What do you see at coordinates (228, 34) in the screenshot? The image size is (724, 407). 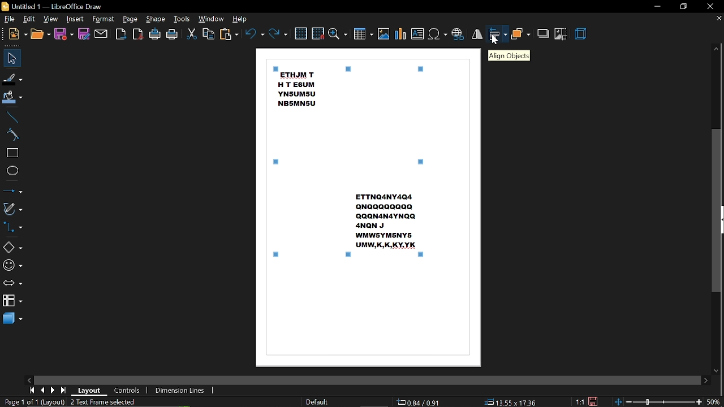 I see `paste` at bounding box center [228, 34].